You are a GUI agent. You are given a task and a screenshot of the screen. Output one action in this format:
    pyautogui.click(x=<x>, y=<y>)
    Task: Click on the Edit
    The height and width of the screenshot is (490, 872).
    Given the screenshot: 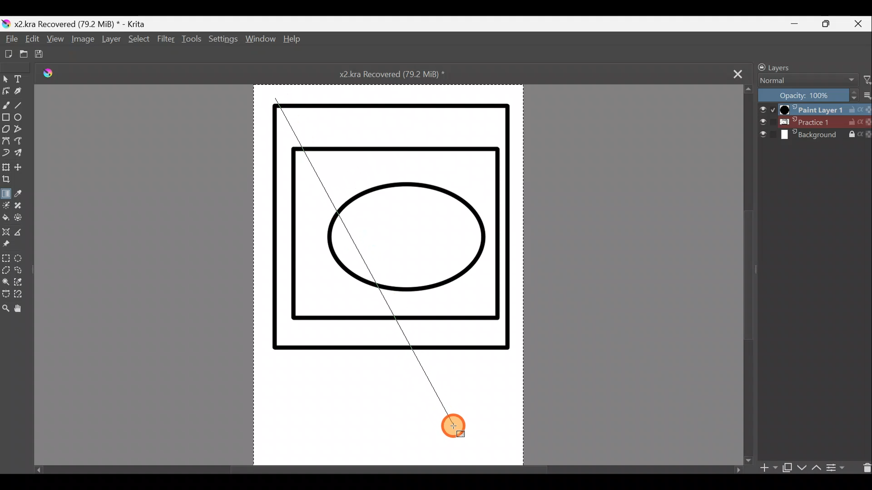 What is the action you would take?
    pyautogui.click(x=31, y=41)
    